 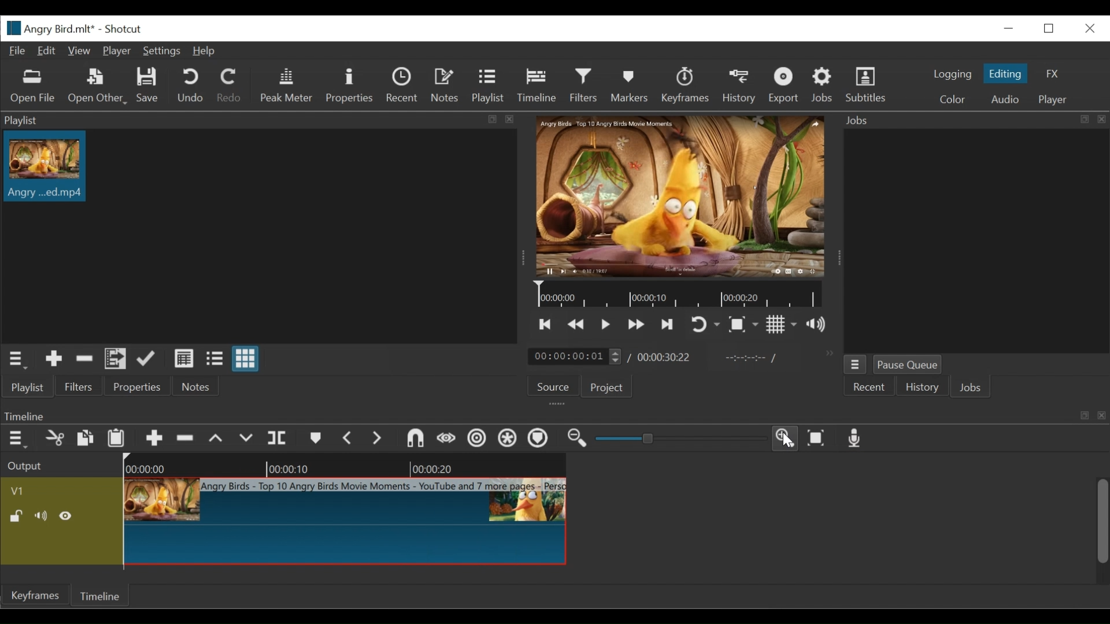 What do you see at coordinates (1056, 101) in the screenshot?
I see `Player` at bounding box center [1056, 101].